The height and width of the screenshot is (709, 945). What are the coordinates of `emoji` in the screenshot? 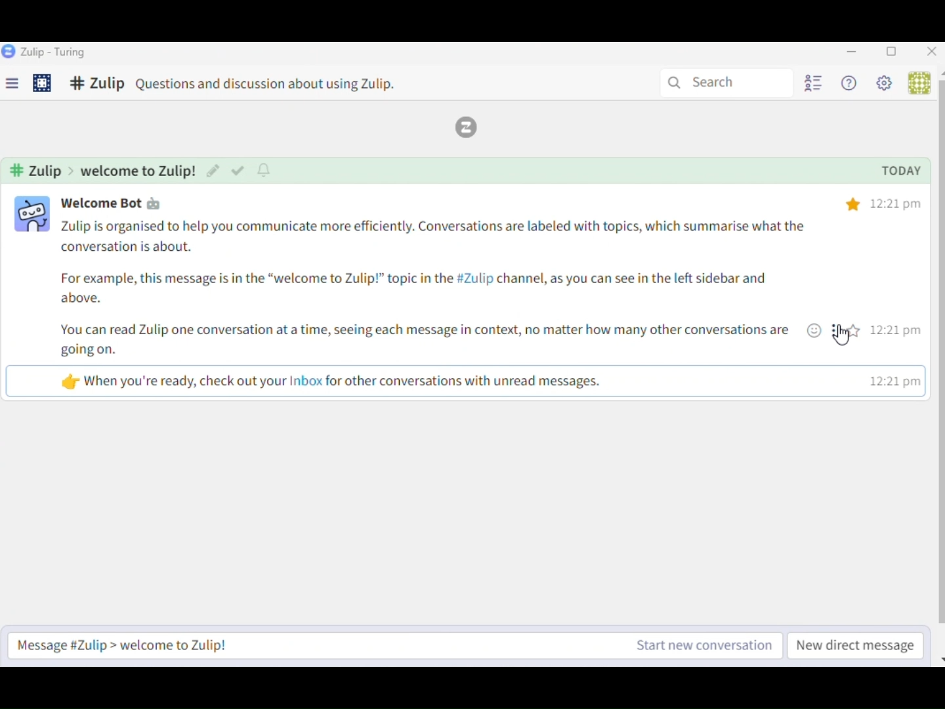 It's located at (818, 331).